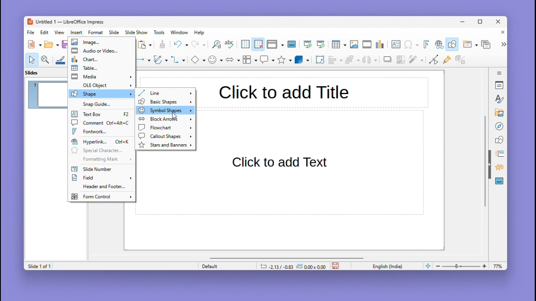  Describe the element at coordinates (498, 113) in the screenshot. I see `Gallery` at that location.